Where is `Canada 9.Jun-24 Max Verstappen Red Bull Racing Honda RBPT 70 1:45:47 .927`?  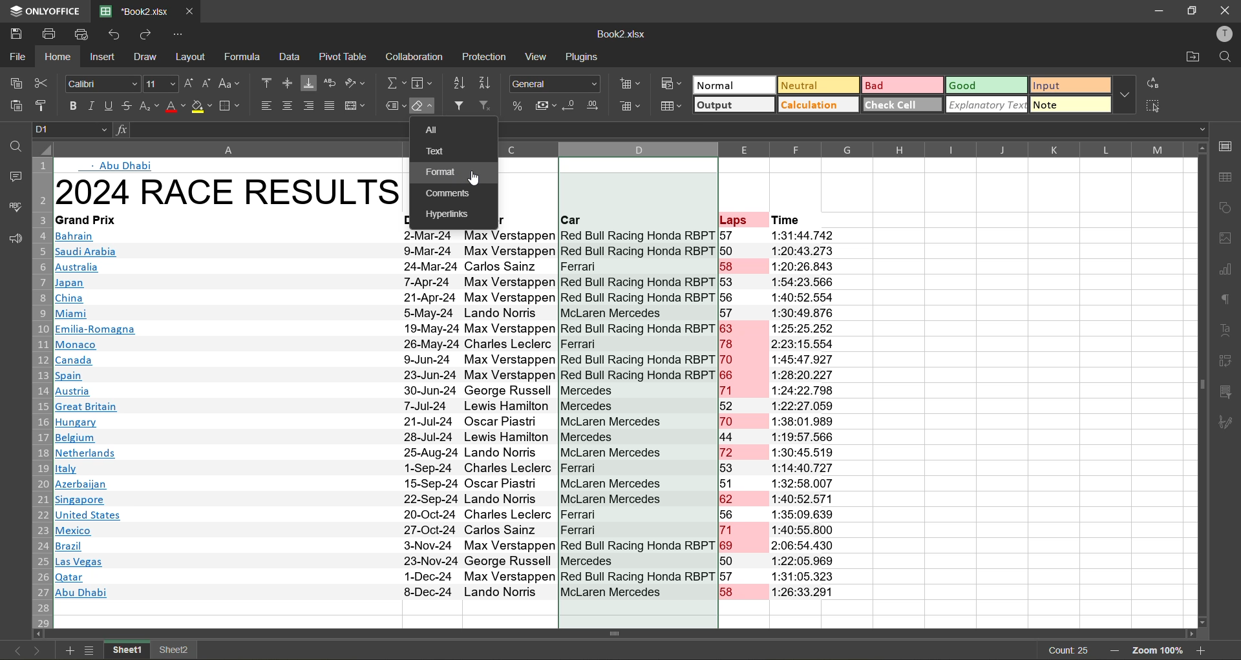 Canada 9.Jun-24 Max Verstappen Red Bull Racing Honda RBPT 70 1:45:47 .927 is located at coordinates (443, 360).